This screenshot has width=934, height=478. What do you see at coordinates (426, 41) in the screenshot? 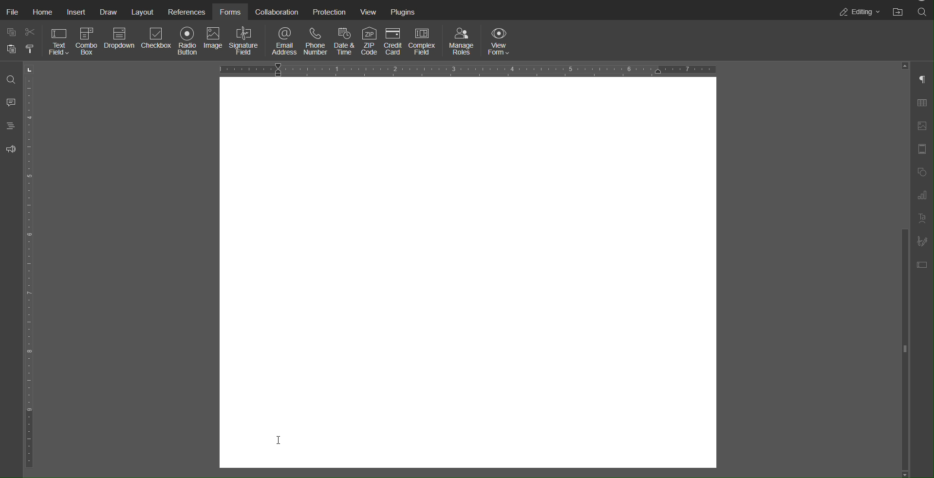
I see `Complex Field` at bounding box center [426, 41].